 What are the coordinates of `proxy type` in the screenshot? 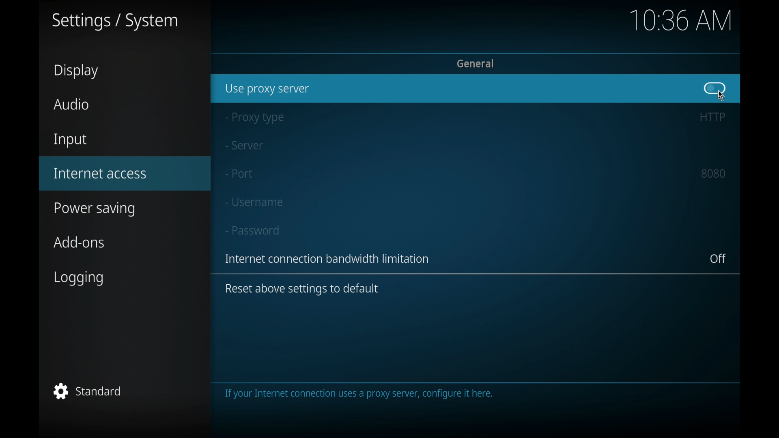 It's located at (254, 118).